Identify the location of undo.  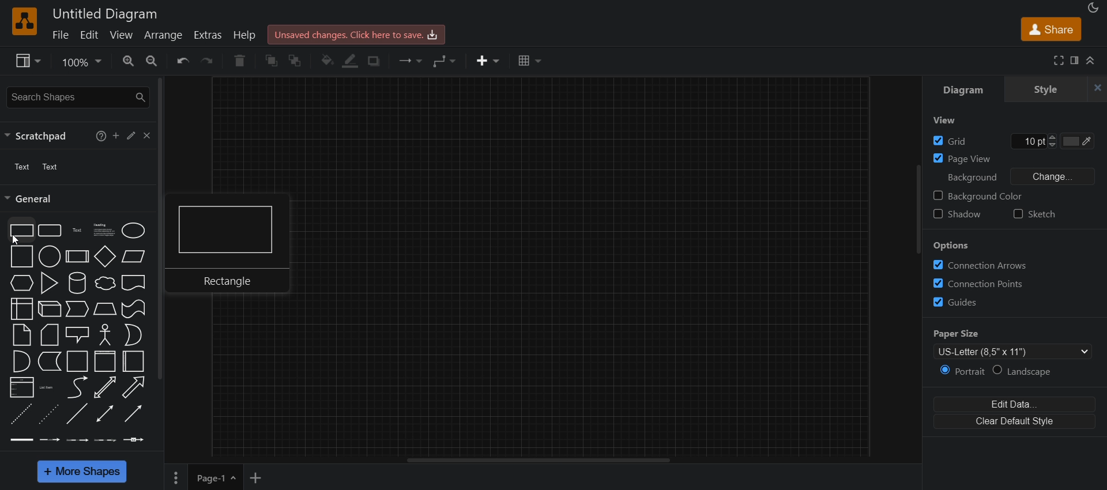
(182, 61).